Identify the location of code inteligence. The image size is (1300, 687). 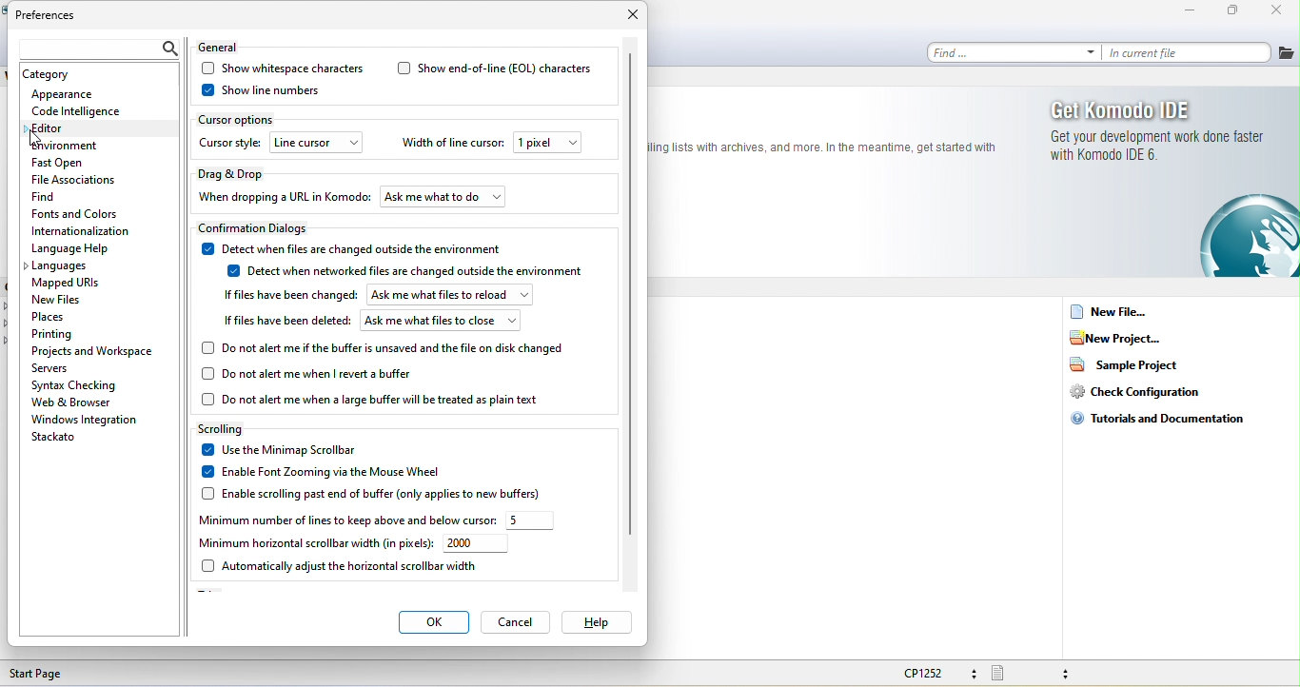
(76, 109).